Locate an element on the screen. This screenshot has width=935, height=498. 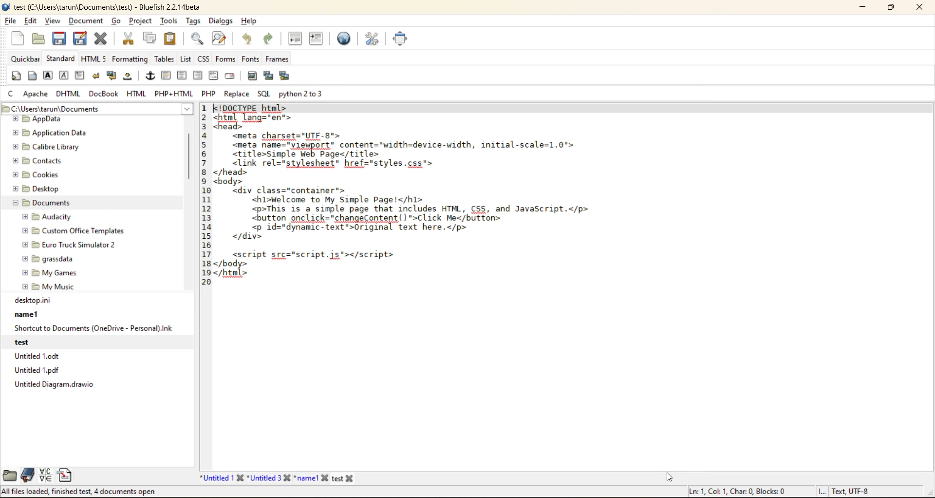
insert thumbnail is located at coordinates (269, 77).